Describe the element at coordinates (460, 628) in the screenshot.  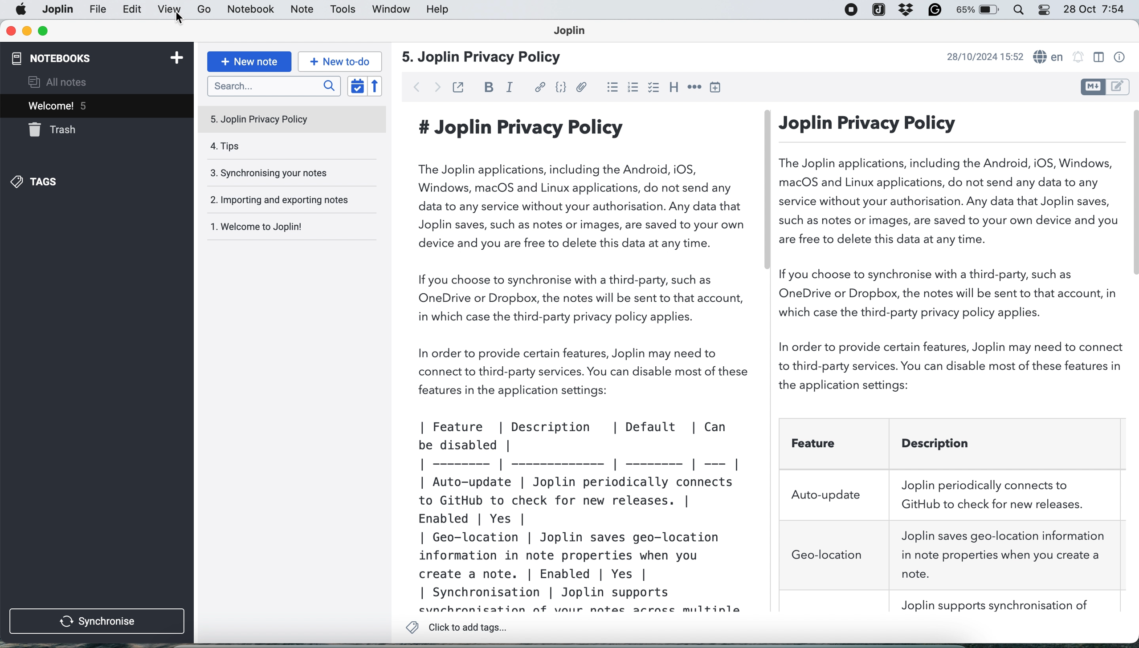
I see `click to add tags` at that location.